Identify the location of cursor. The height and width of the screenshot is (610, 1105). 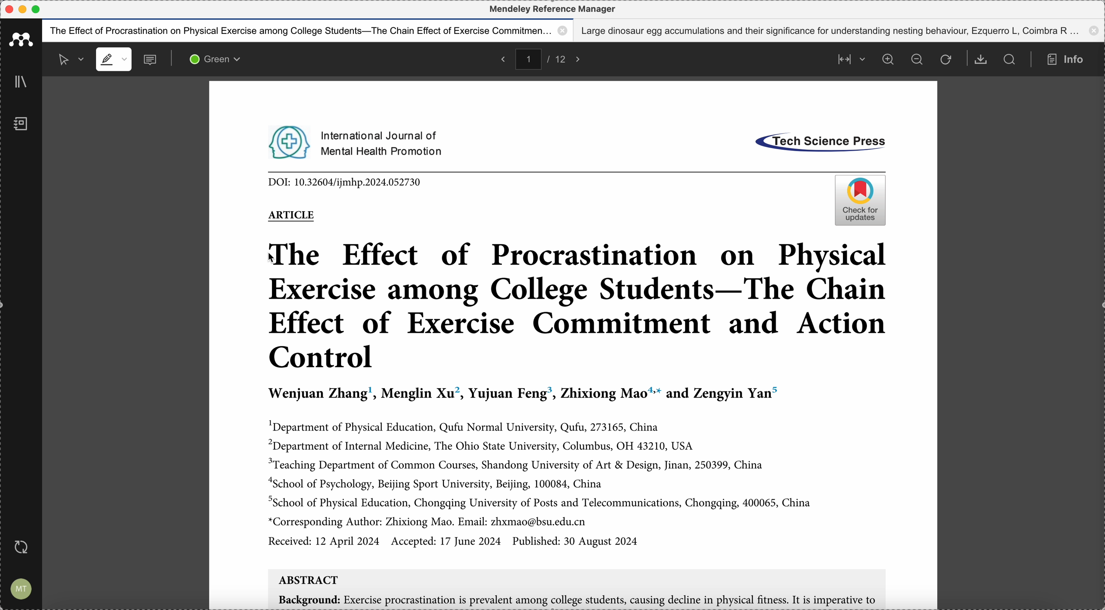
(274, 259).